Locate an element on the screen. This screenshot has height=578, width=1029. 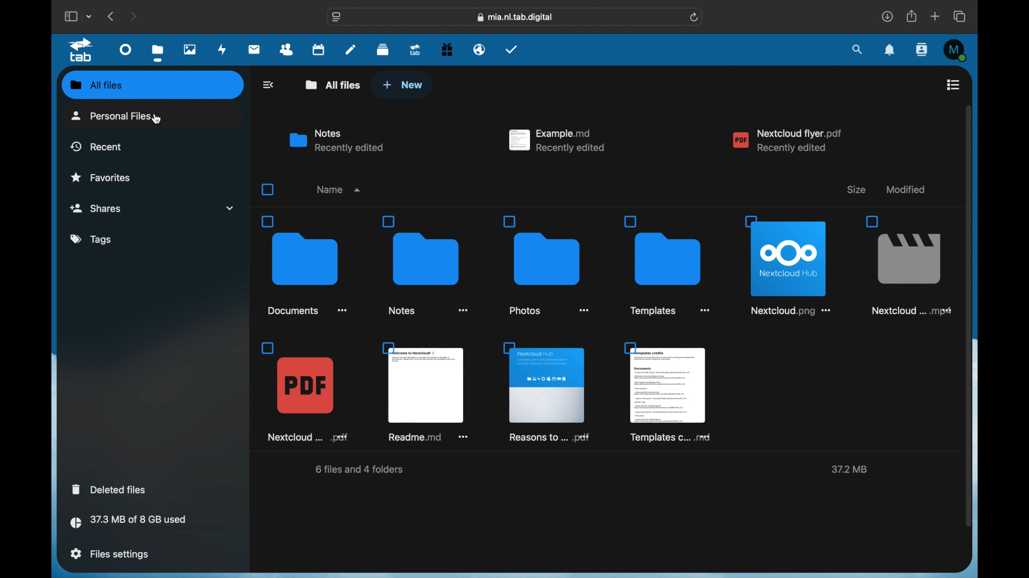
notifications is located at coordinates (890, 50).